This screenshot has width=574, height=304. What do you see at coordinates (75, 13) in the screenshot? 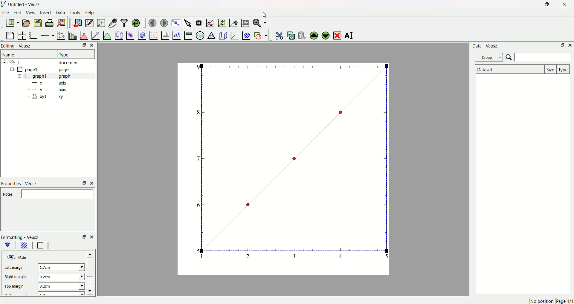
I see `Tools` at bounding box center [75, 13].